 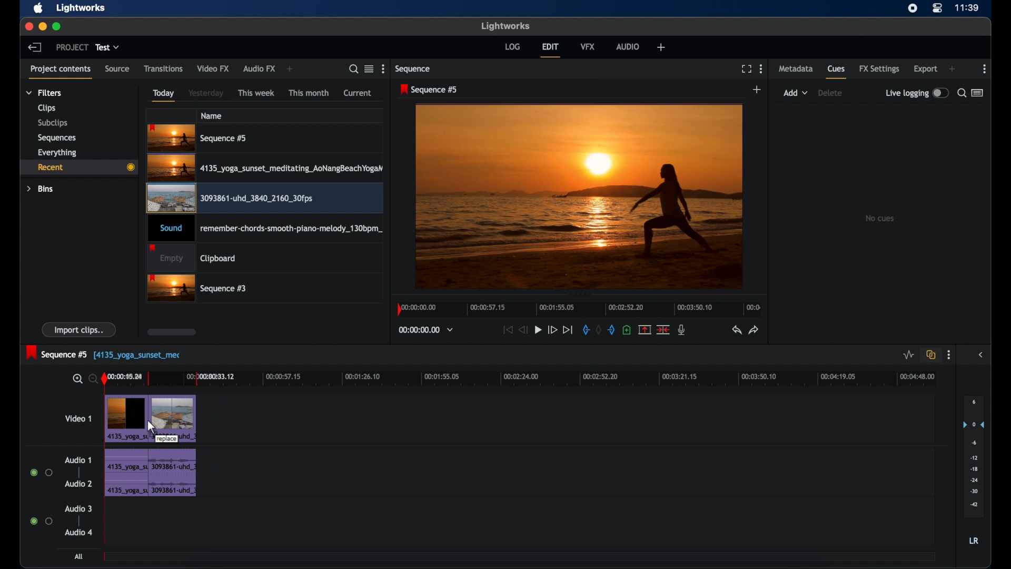 I want to click on this week, so click(x=256, y=93).